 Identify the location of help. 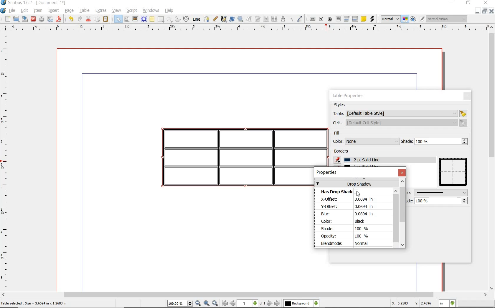
(169, 11).